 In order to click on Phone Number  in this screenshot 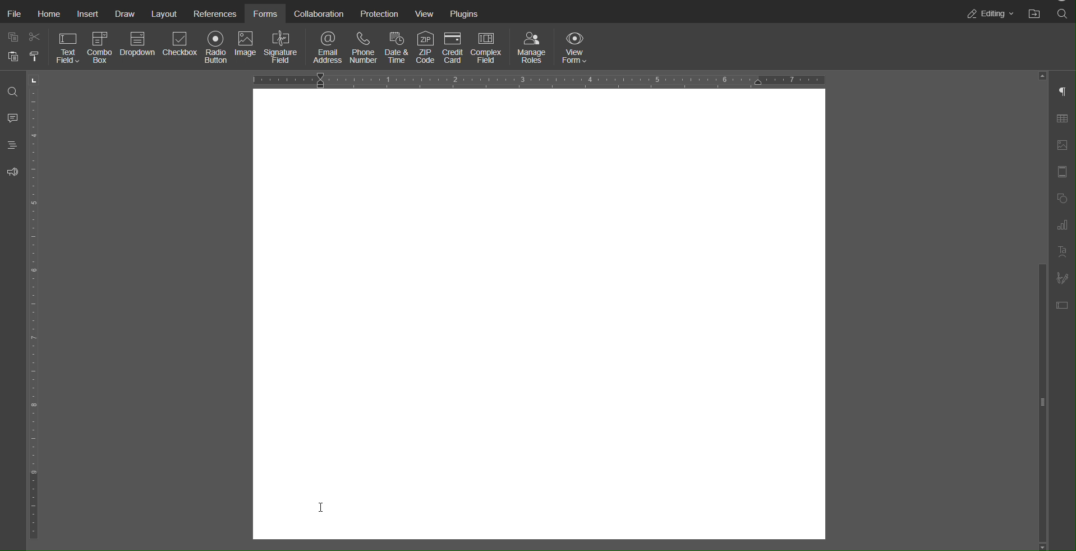, I will do `click(360, 47)`.